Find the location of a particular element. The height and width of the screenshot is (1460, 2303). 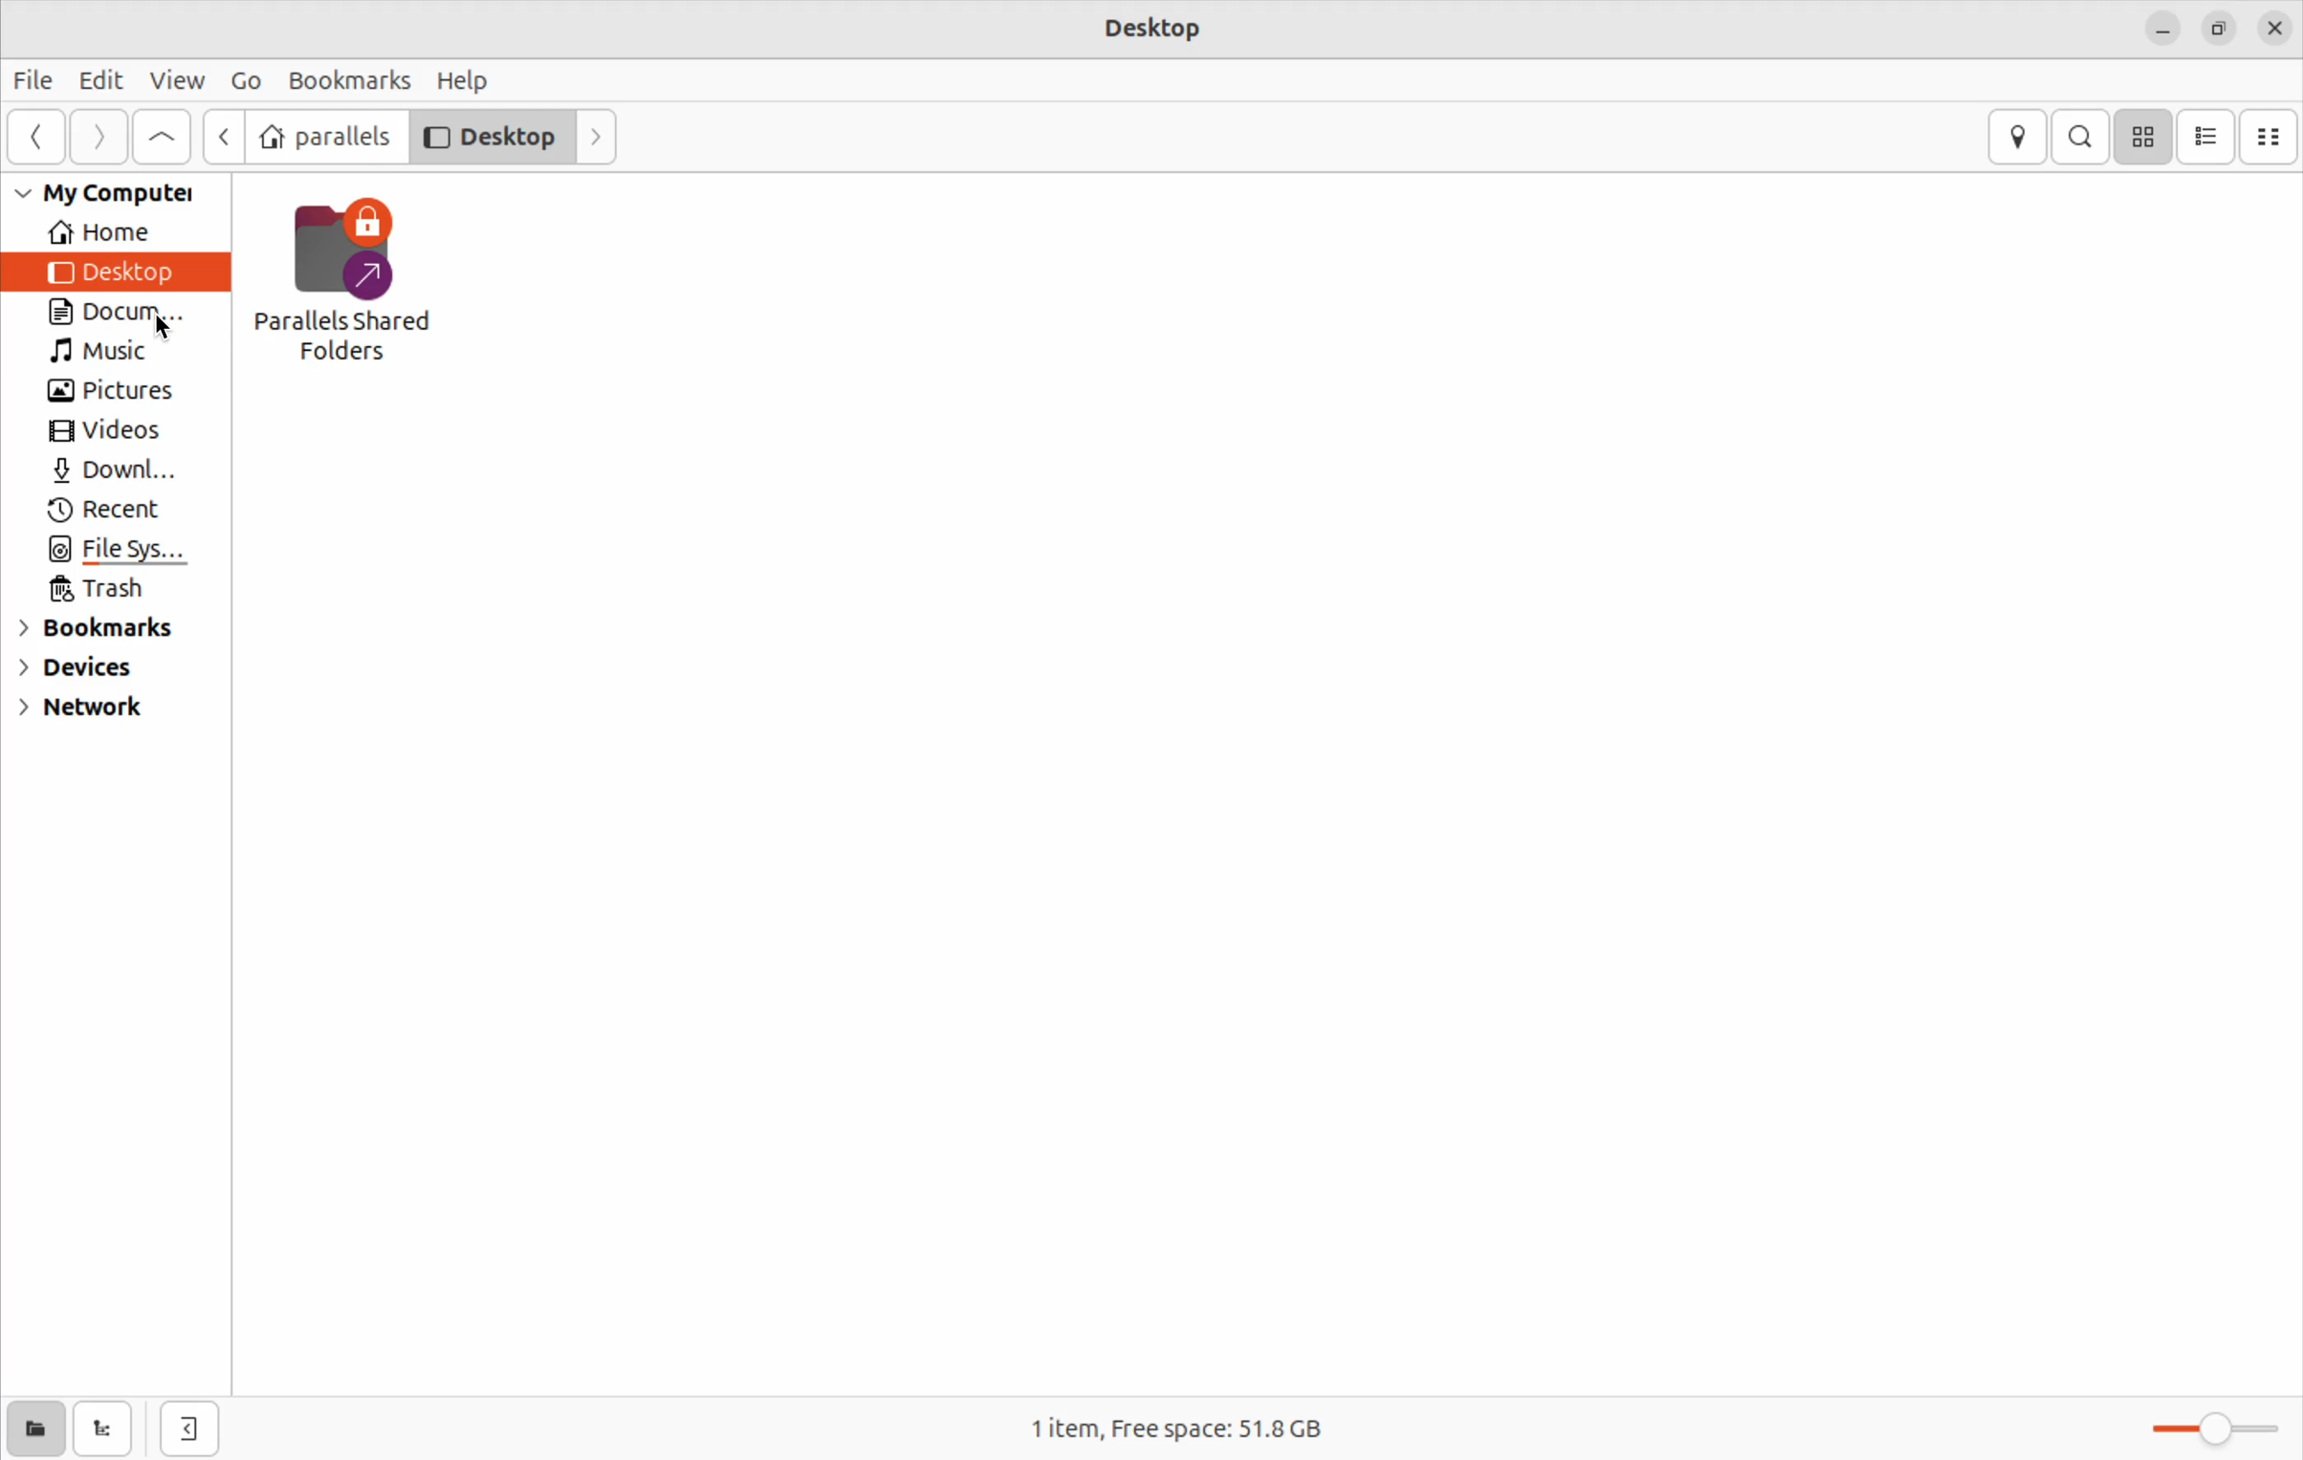

network is located at coordinates (88, 708).